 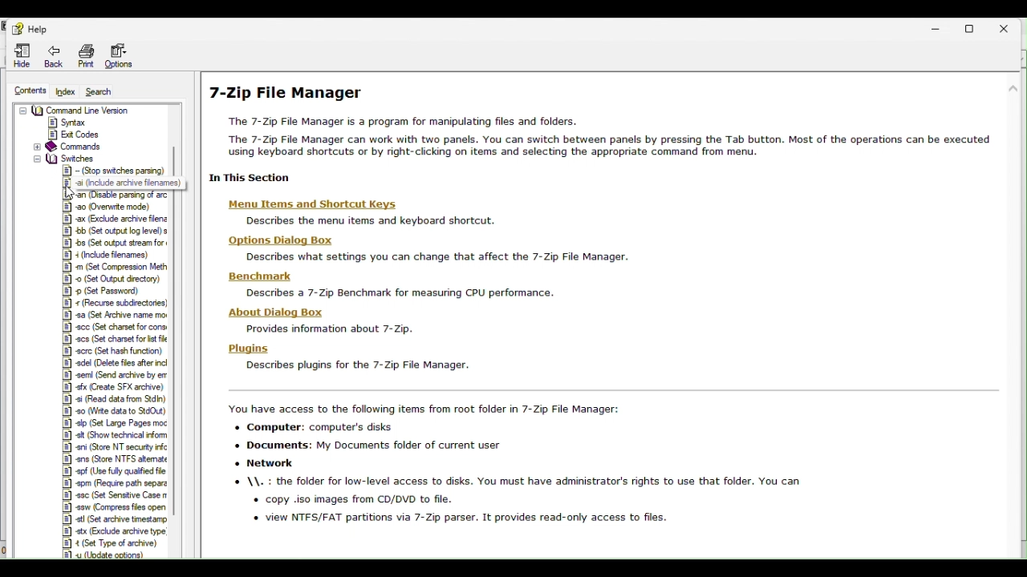 I want to click on | Benchmark, so click(x=264, y=277).